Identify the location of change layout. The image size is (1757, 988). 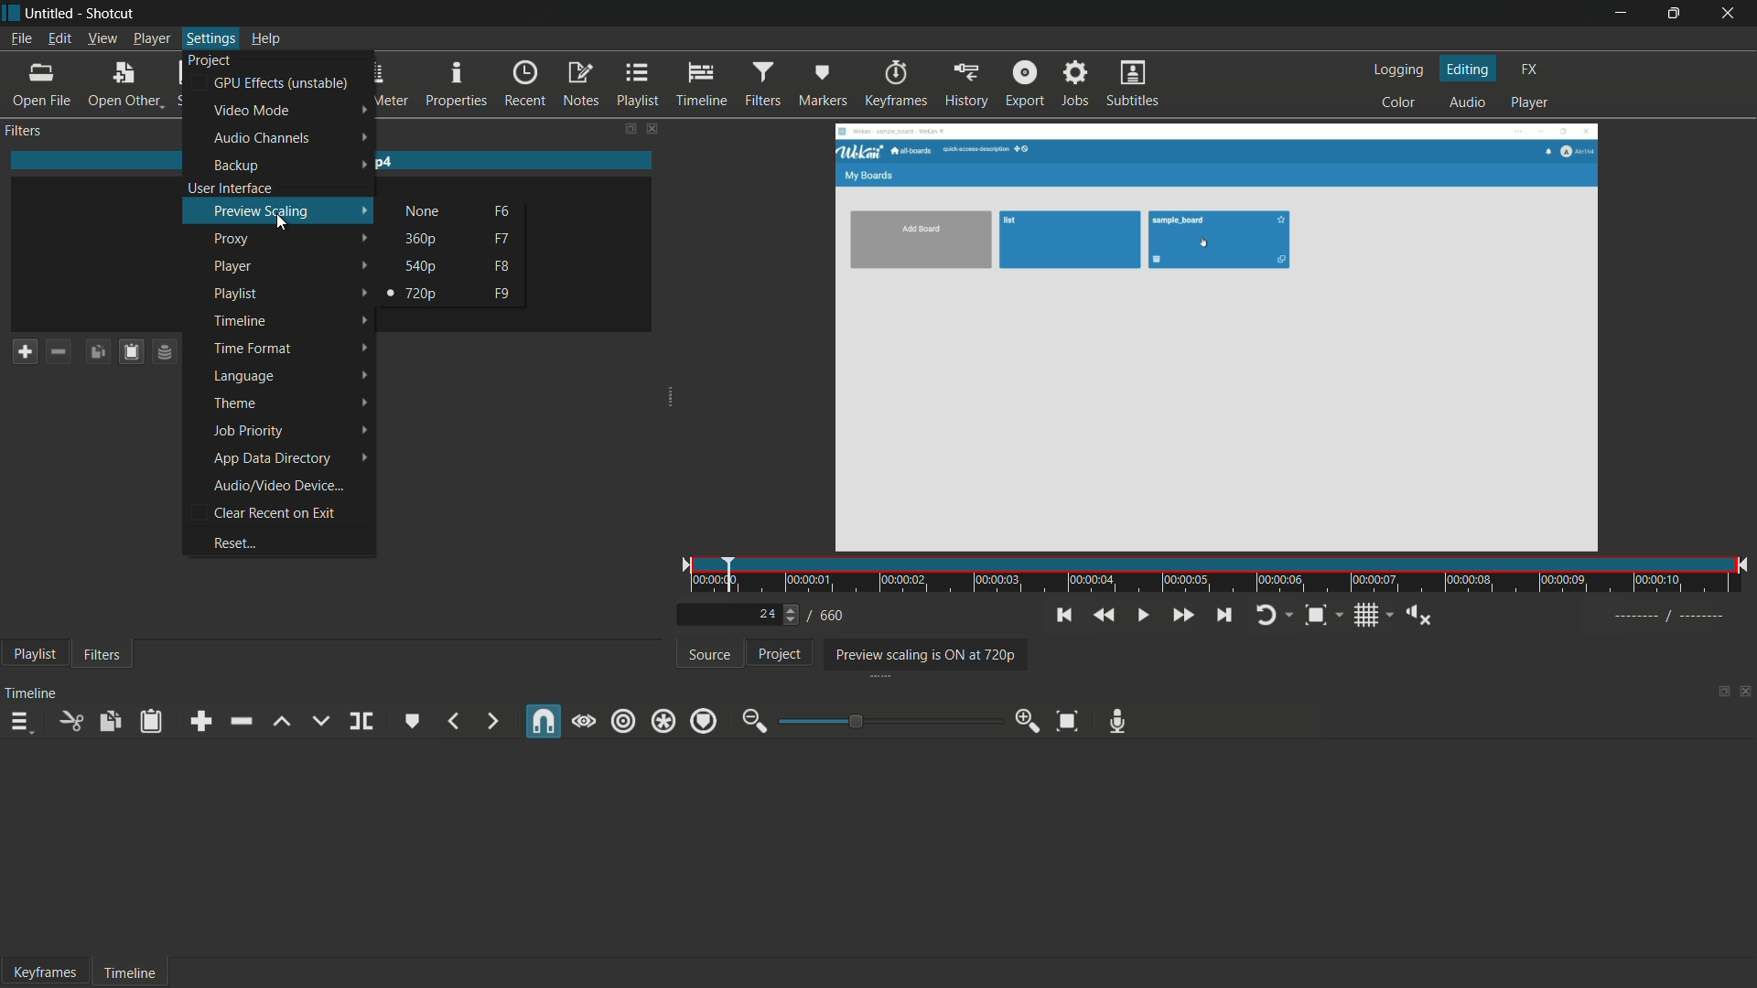
(623, 128).